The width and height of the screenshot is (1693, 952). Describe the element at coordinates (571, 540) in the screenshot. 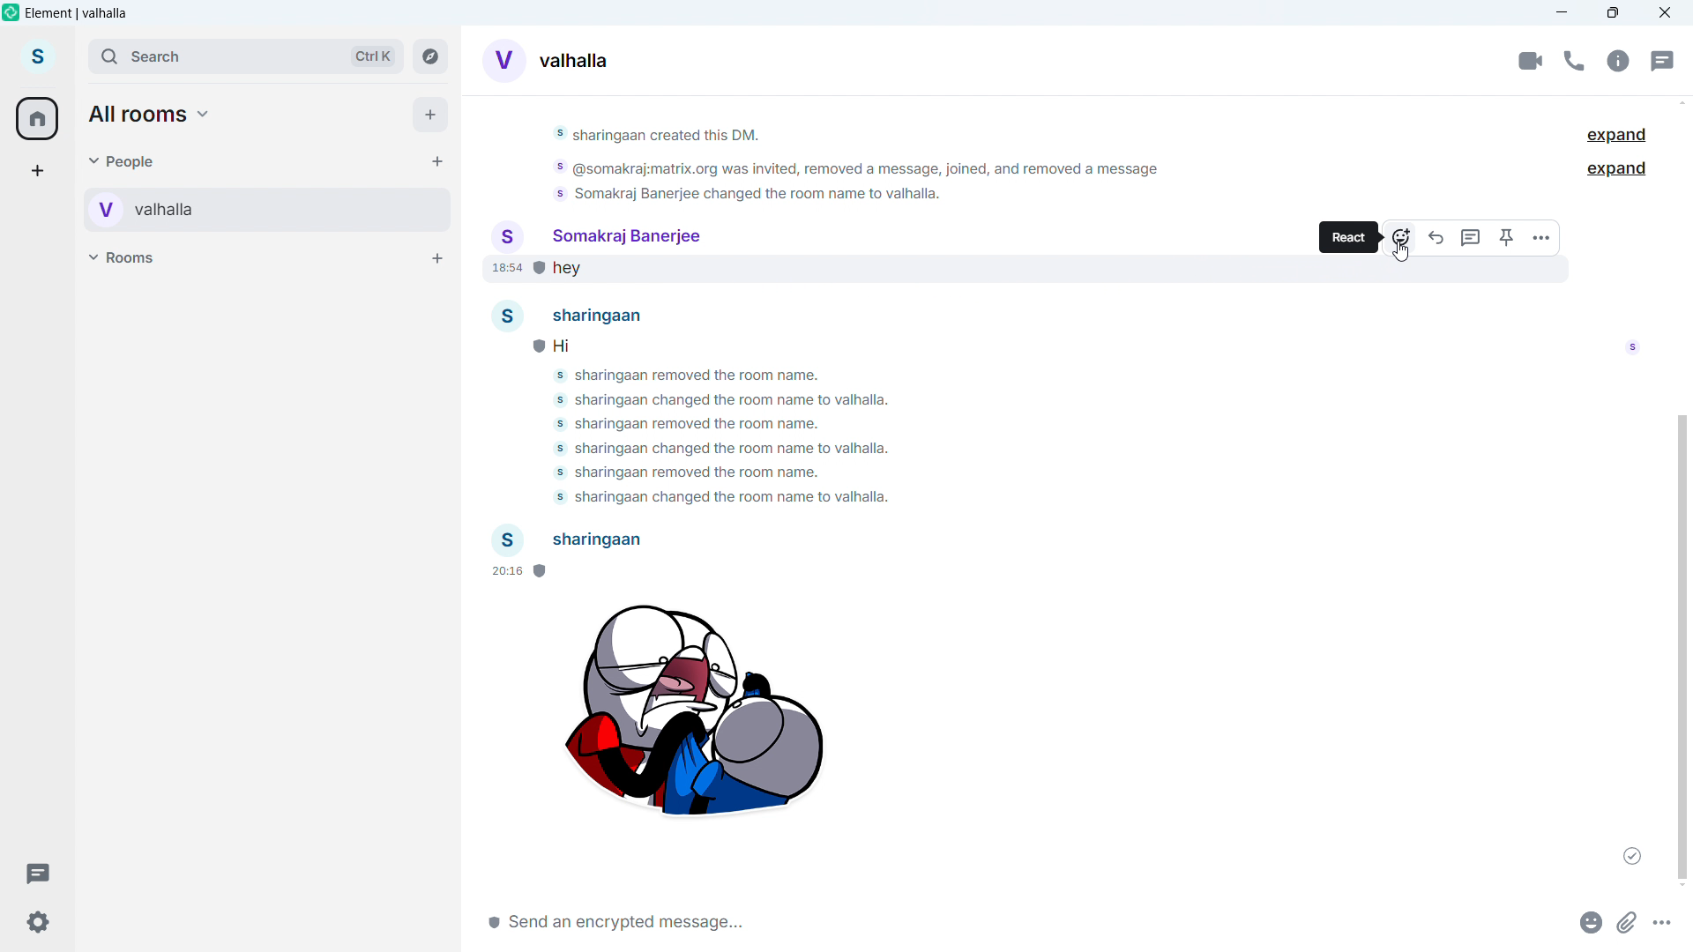

I see `Participant 2` at that location.